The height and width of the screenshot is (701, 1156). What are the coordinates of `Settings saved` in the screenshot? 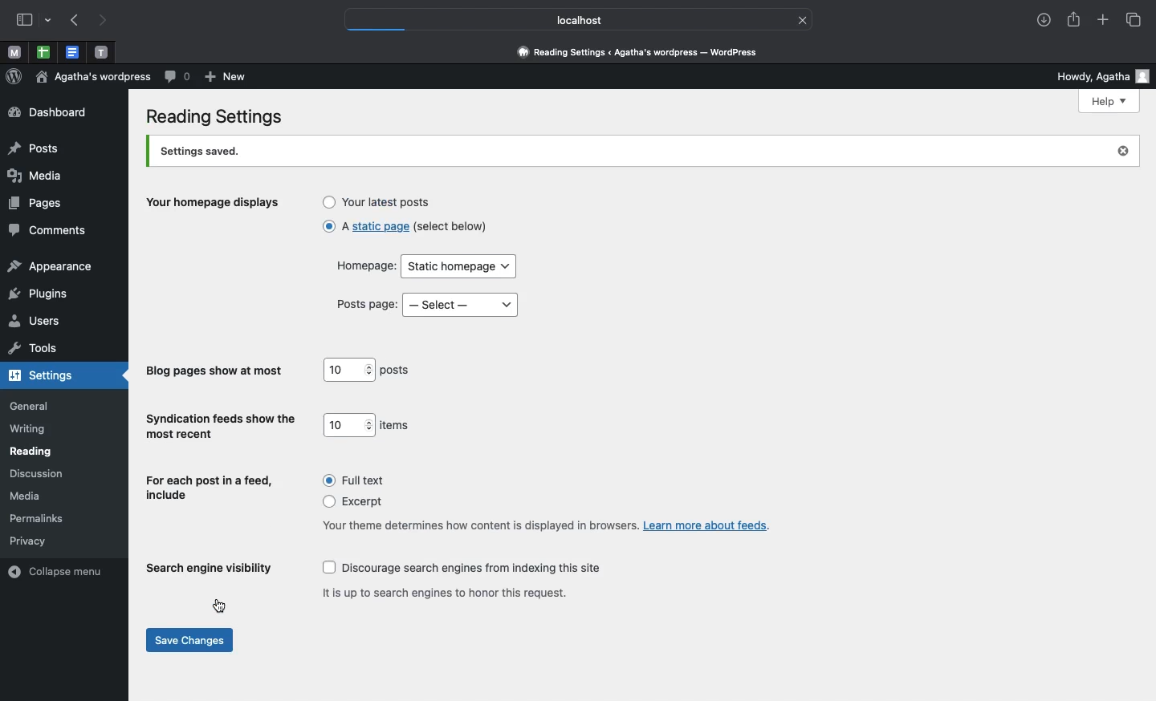 It's located at (628, 152).